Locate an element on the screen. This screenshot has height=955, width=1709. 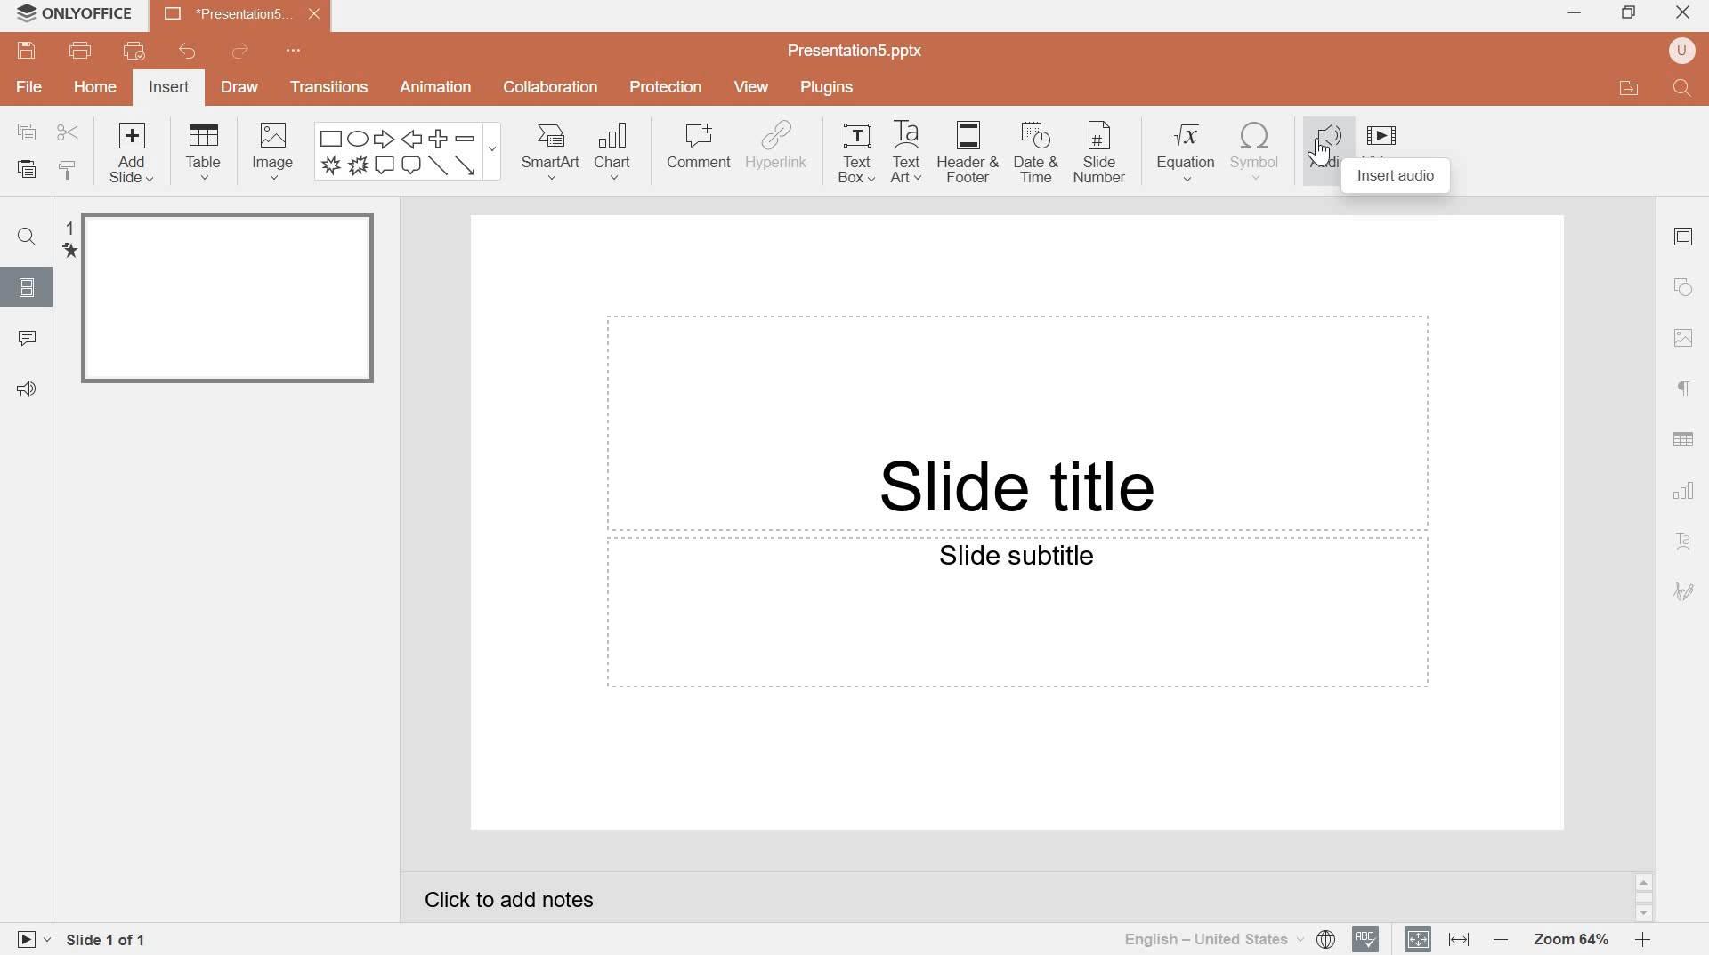
SmartArt is located at coordinates (550, 151).